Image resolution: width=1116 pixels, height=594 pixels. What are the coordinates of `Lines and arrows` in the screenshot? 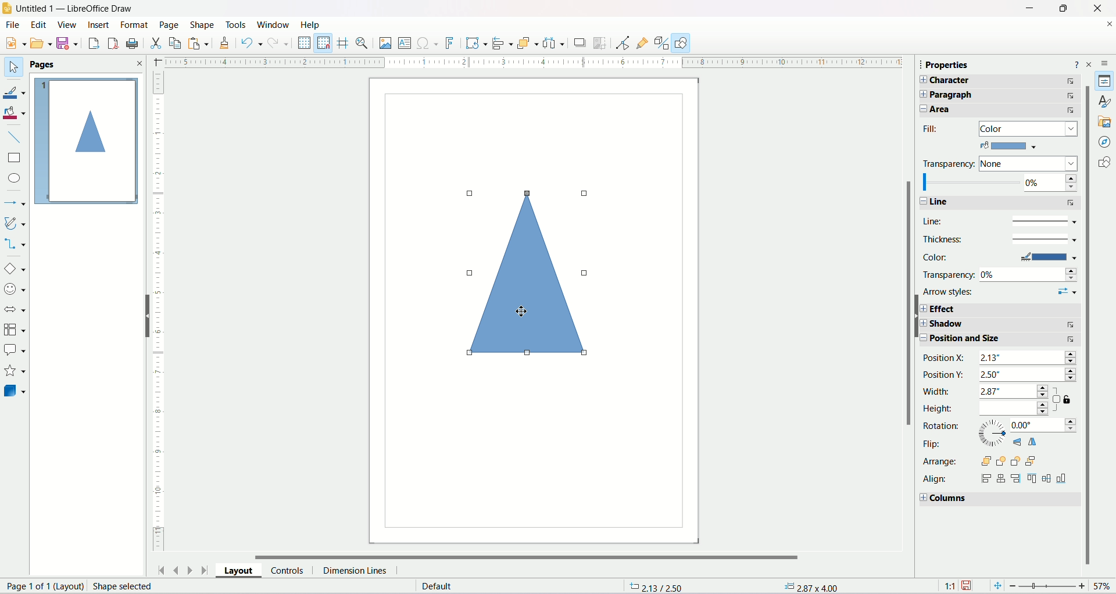 It's located at (15, 201).